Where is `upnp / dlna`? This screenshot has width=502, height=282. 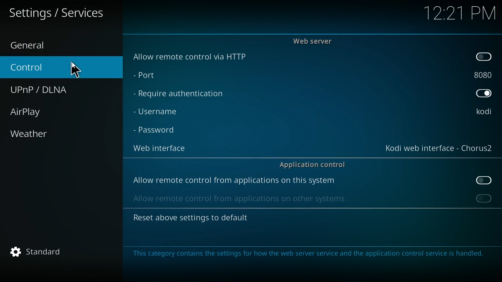
upnp / dlna is located at coordinates (59, 90).